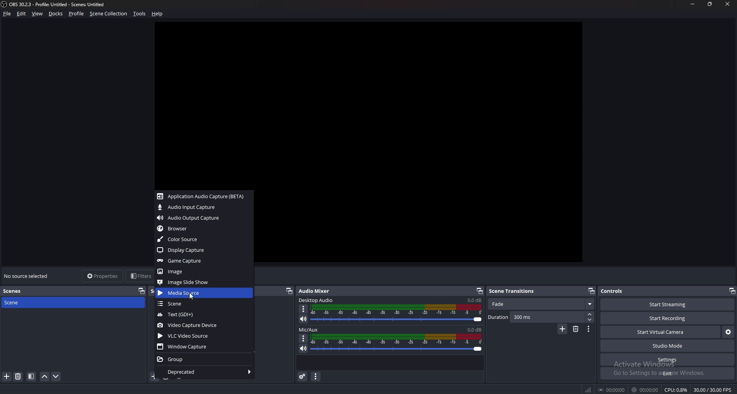 This screenshot has height=394, width=737. Describe the element at coordinates (192, 295) in the screenshot. I see `cursor` at that location.